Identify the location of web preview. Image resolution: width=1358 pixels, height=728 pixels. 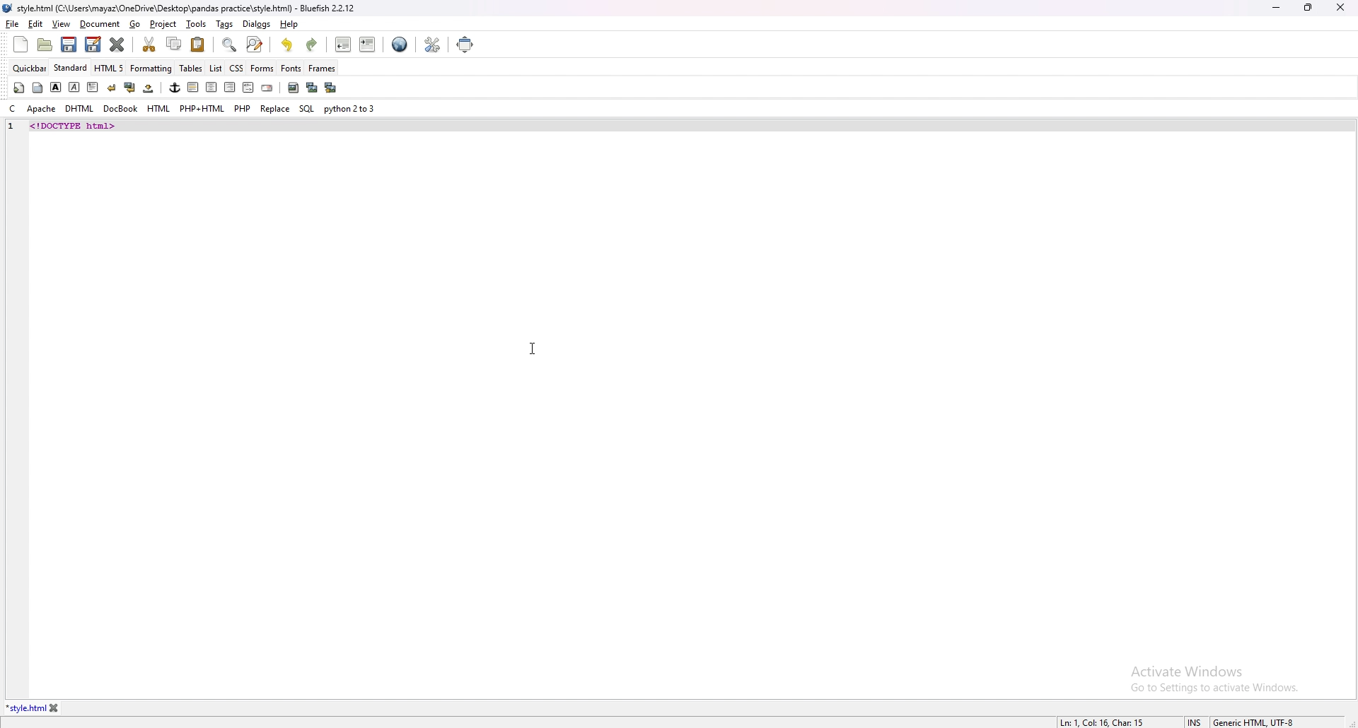
(400, 45).